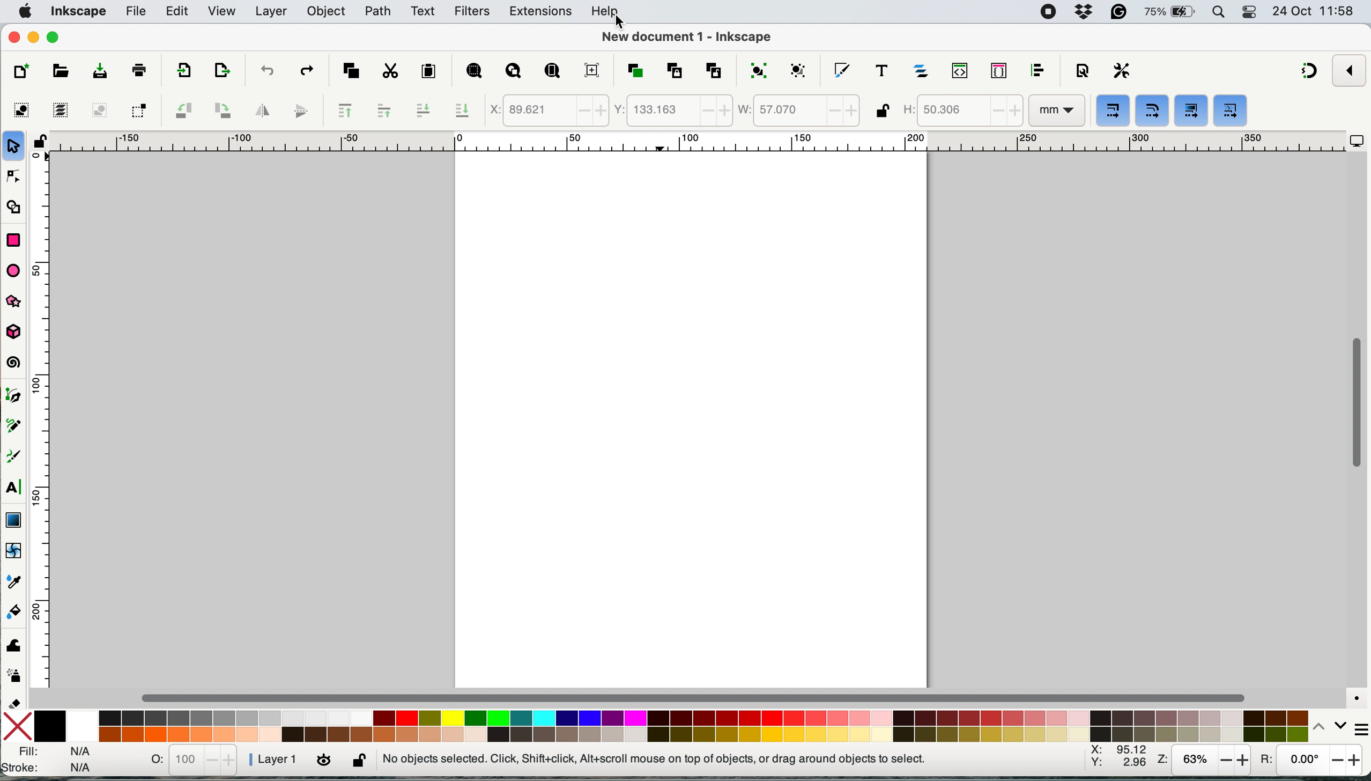  I want to click on switch between palaetes, so click(1331, 725).